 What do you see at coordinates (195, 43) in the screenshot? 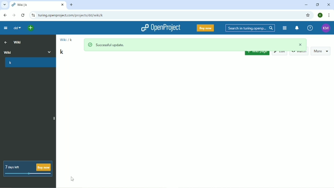
I see `Successful update.` at bounding box center [195, 43].